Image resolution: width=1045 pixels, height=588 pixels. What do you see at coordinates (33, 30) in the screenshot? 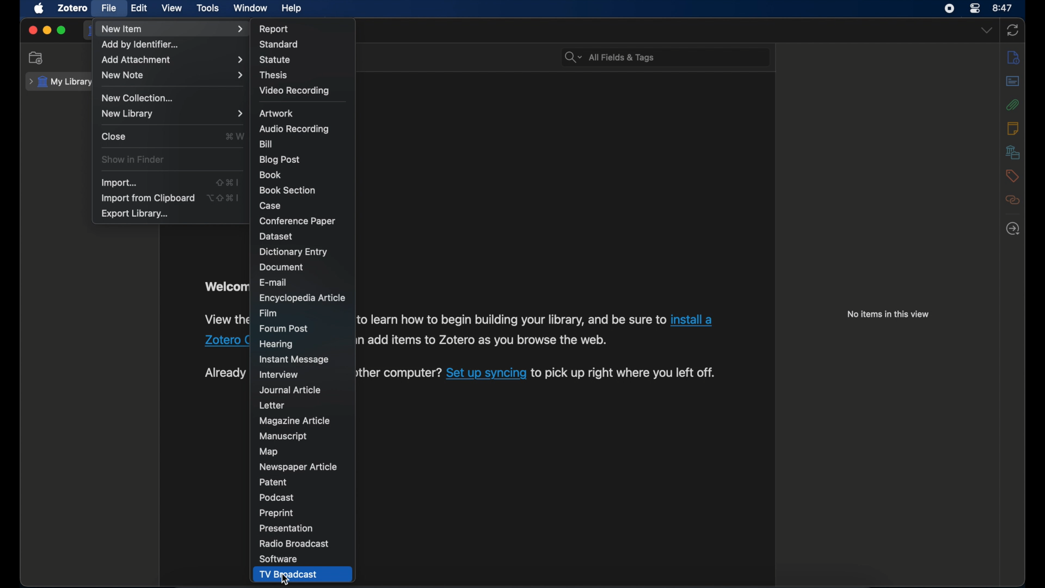
I see `close` at bounding box center [33, 30].